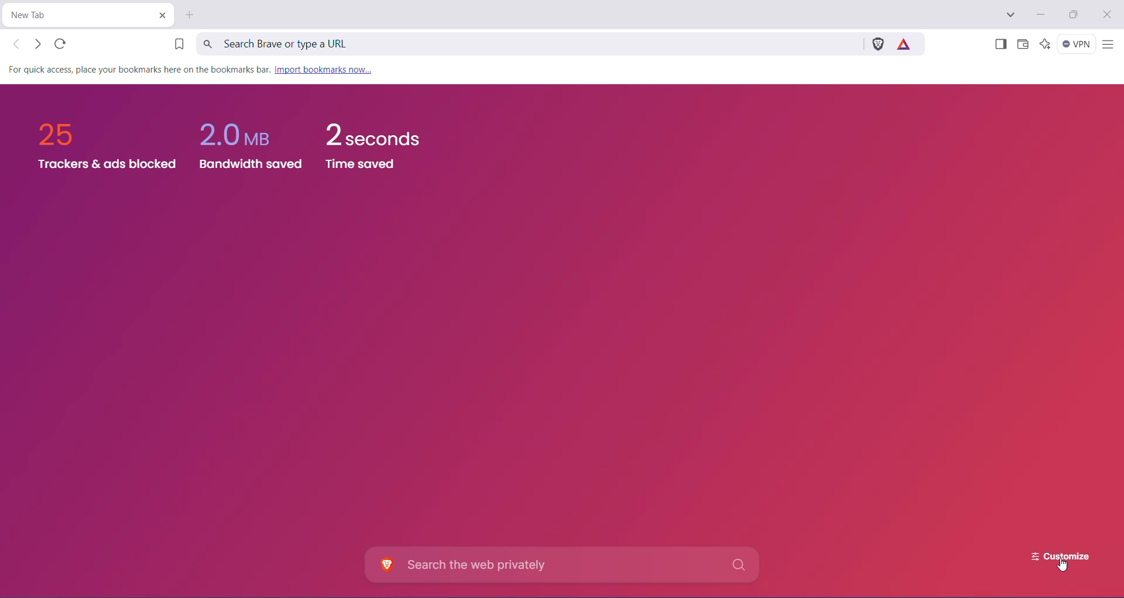 The height and width of the screenshot is (598, 1124). What do you see at coordinates (323, 70) in the screenshot?
I see `Import Bookmark now` at bounding box center [323, 70].